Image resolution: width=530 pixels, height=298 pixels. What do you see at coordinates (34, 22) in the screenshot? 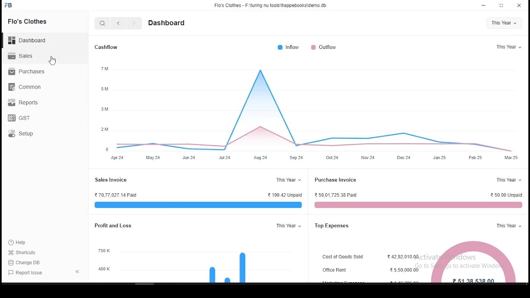
I see `Flo's clothes` at bounding box center [34, 22].